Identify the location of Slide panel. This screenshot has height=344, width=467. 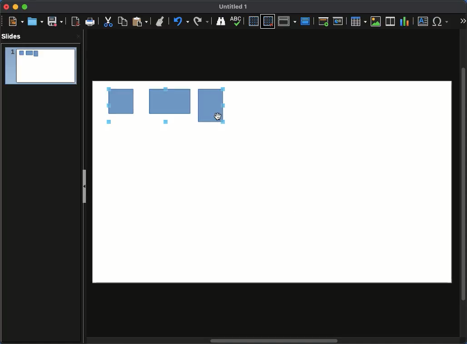
(84, 188).